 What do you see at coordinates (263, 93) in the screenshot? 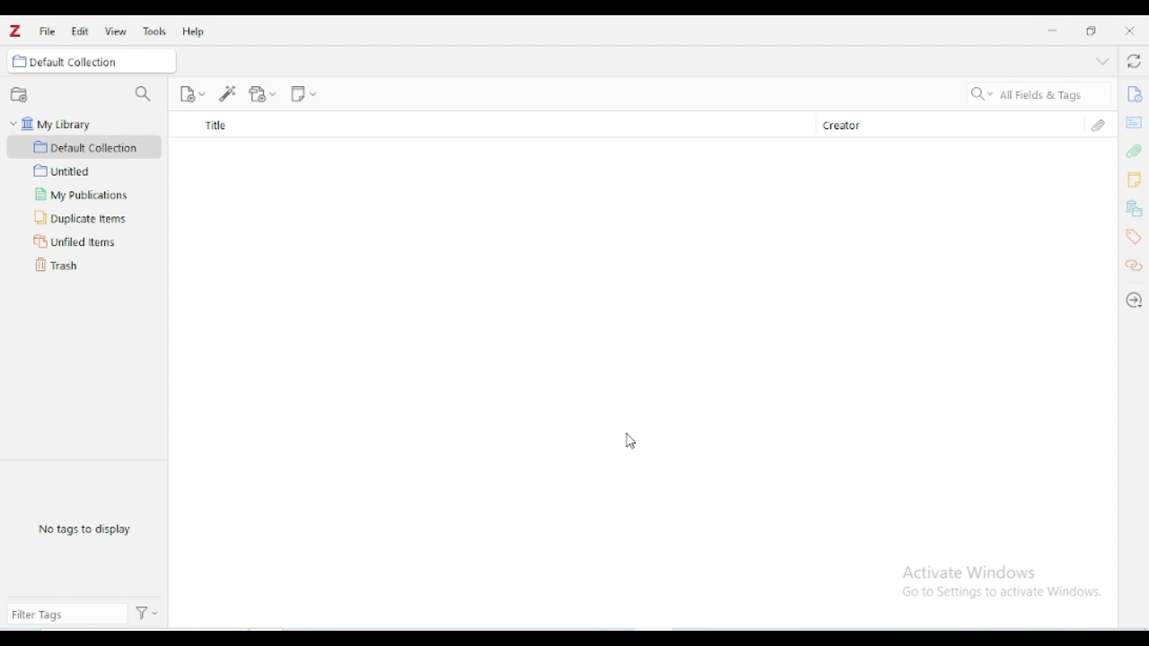
I see `add attachment` at bounding box center [263, 93].